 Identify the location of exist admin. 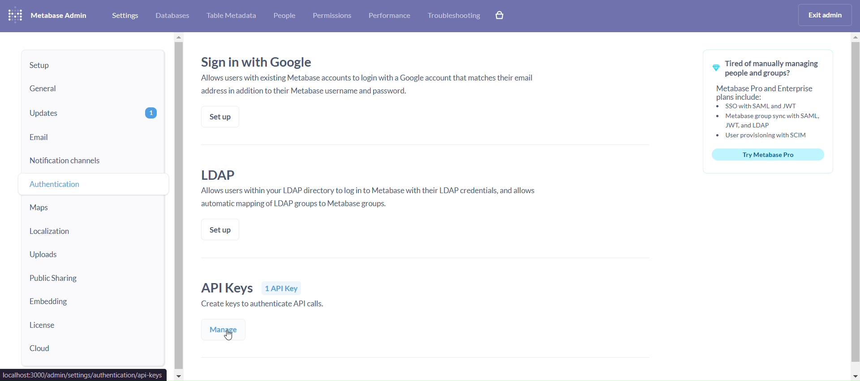
(826, 14).